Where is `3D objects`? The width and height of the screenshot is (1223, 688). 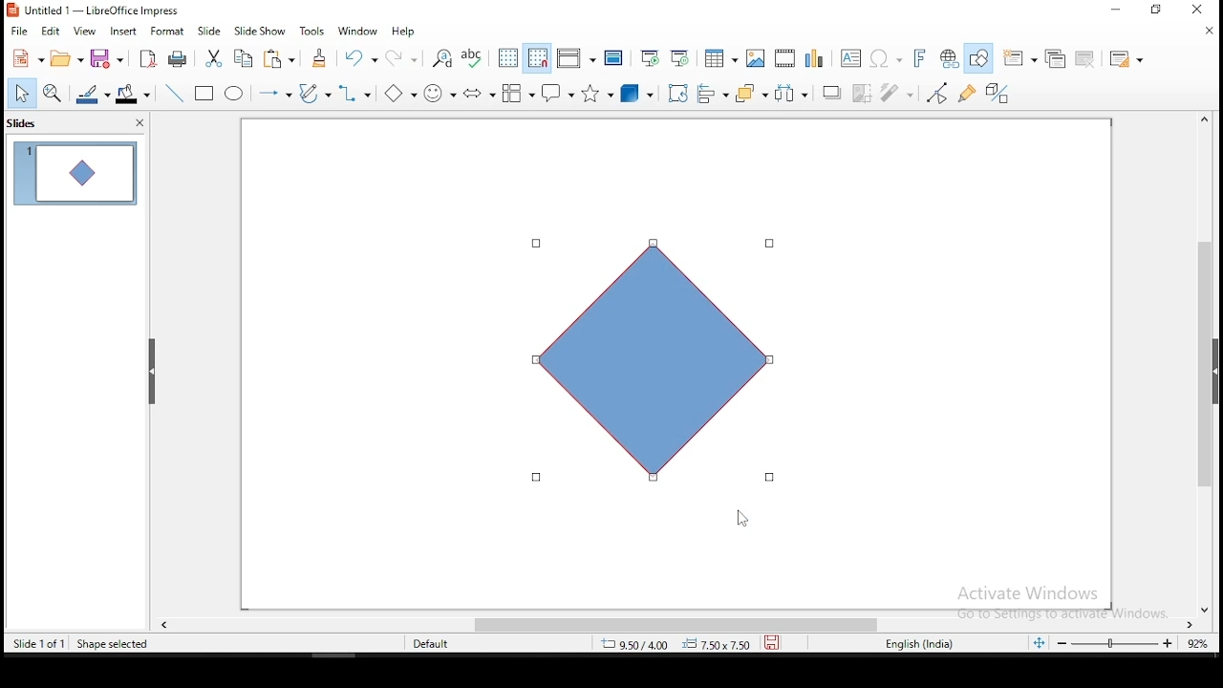
3D objects is located at coordinates (639, 92).